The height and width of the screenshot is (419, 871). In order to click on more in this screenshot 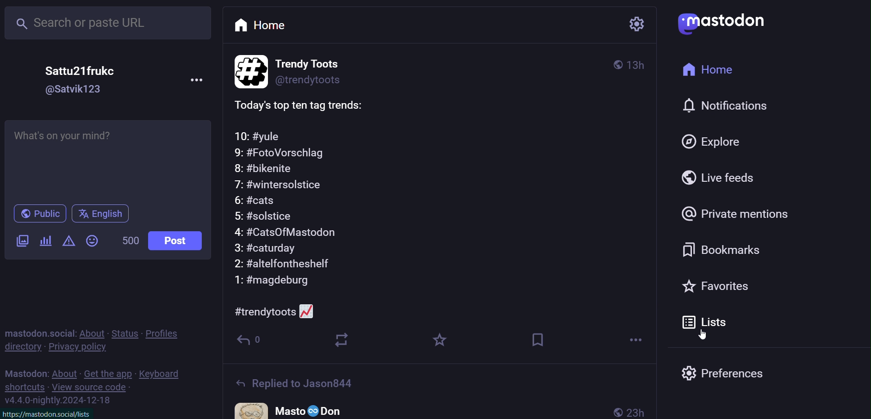, I will do `click(628, 339)`.